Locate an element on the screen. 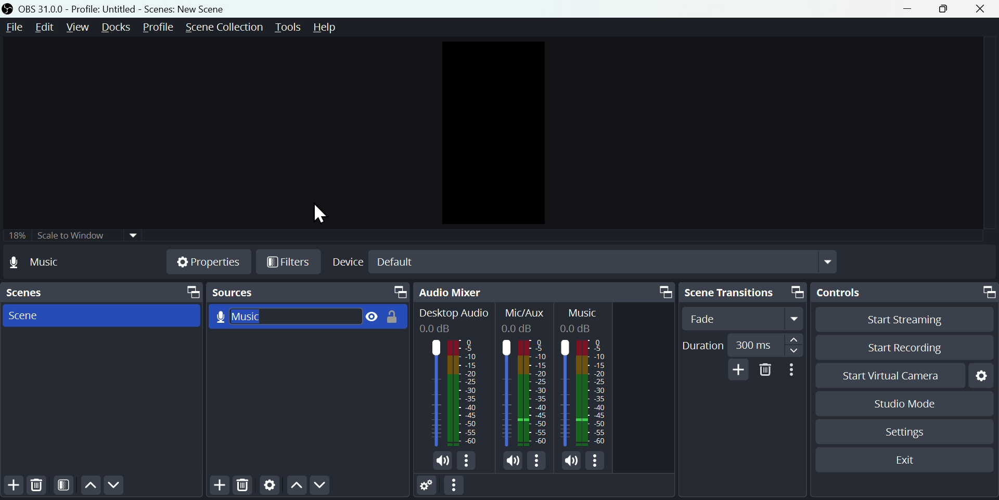  Properties is located at coordinates (206, 262).